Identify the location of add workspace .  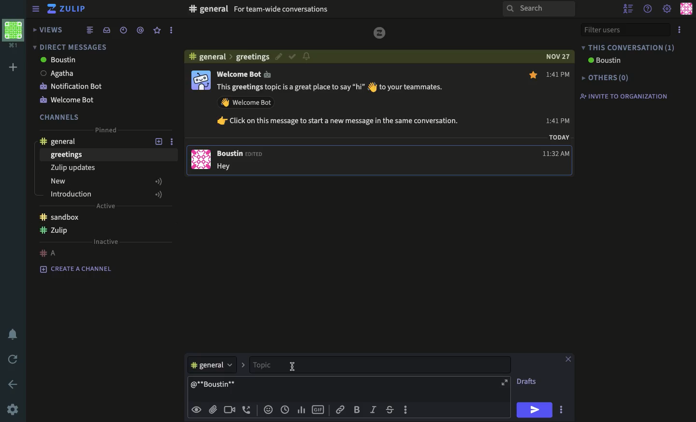
(14, 67).